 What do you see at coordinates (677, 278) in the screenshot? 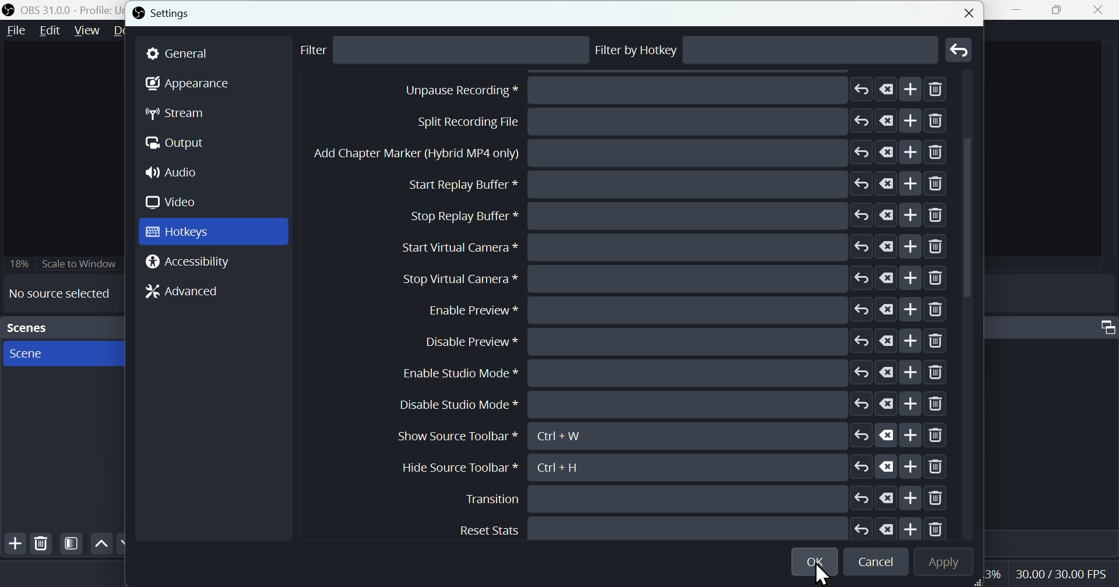
I see `Add chapter marker` at bounding box center [677, 278].